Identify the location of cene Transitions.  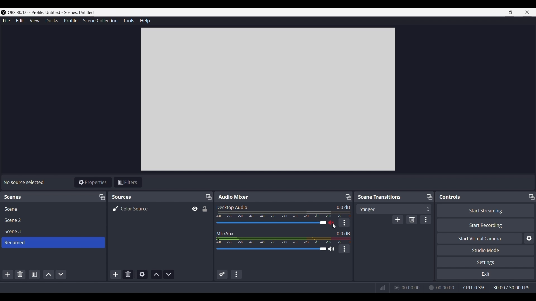
(381, 197).